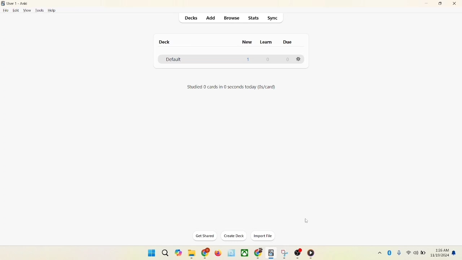 The image size is (462, 260). I want to click on import file, so click(262, 237).